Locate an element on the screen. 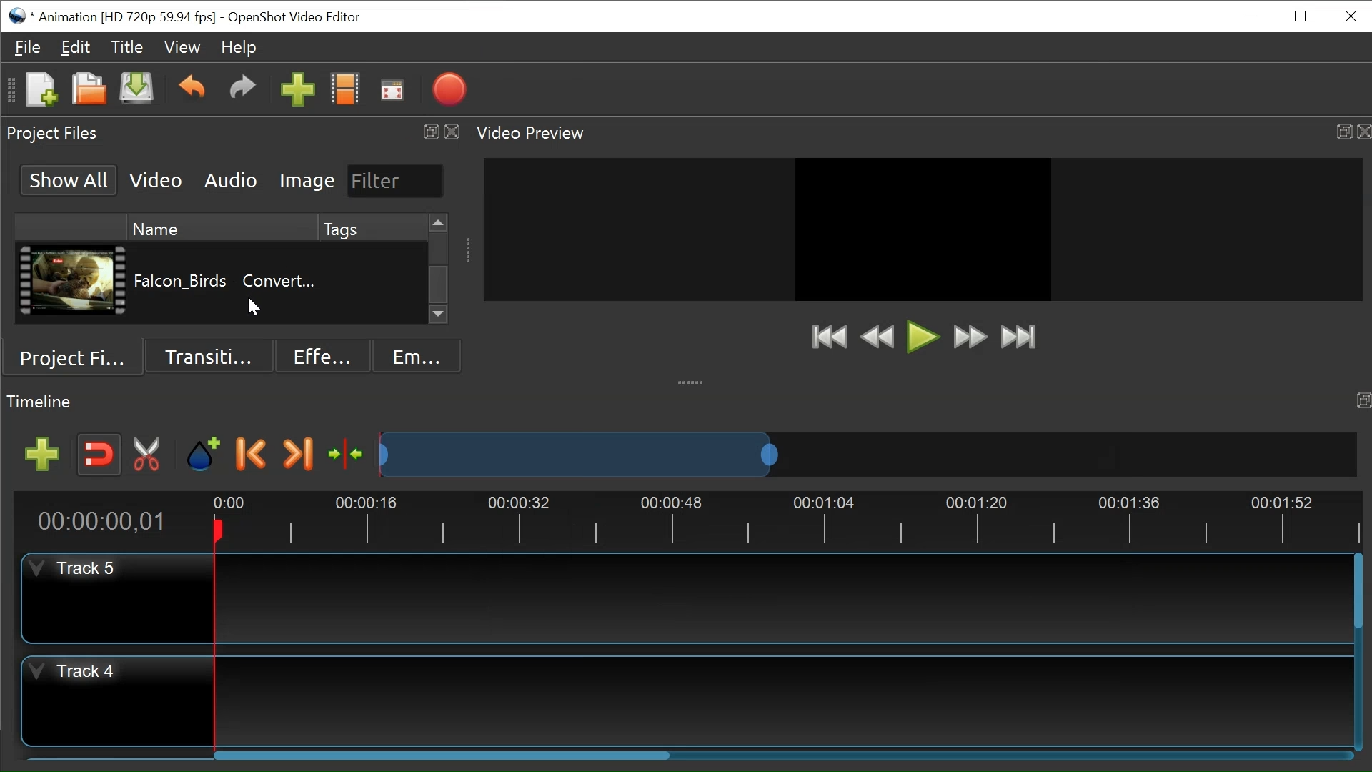 The width and height of the screenshot is (1372, 772). Horizontal Scroll bar is located at coordinates (443, 754).